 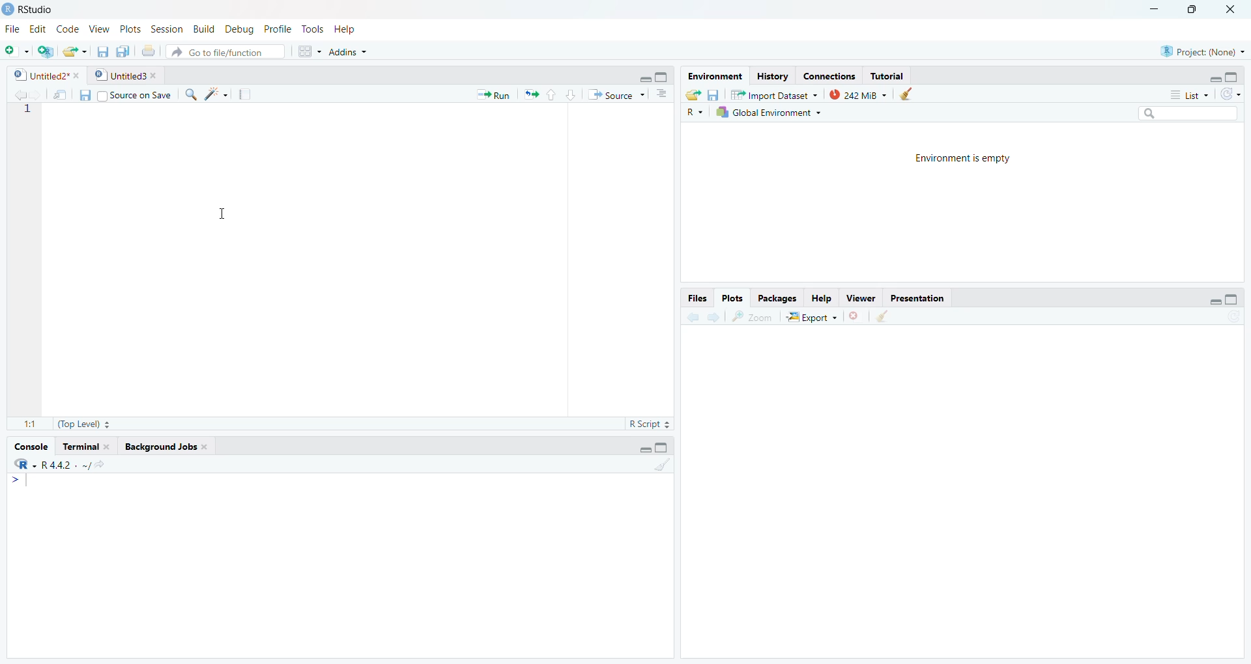 I want to click on Build, so click(x=203, y=29).